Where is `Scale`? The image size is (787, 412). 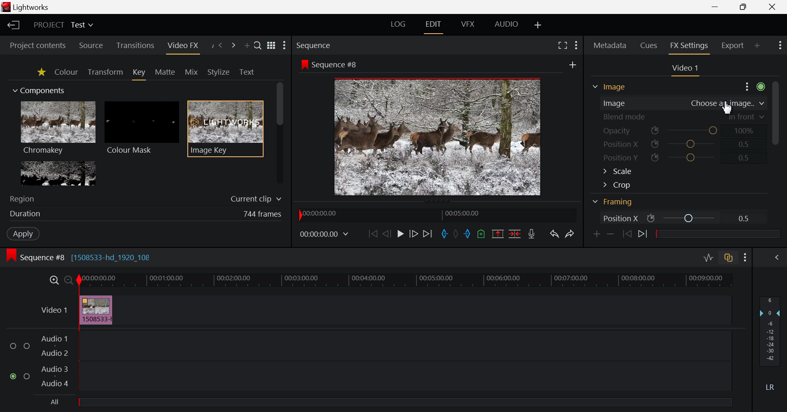 Scale is located at coordinates (651, 171).